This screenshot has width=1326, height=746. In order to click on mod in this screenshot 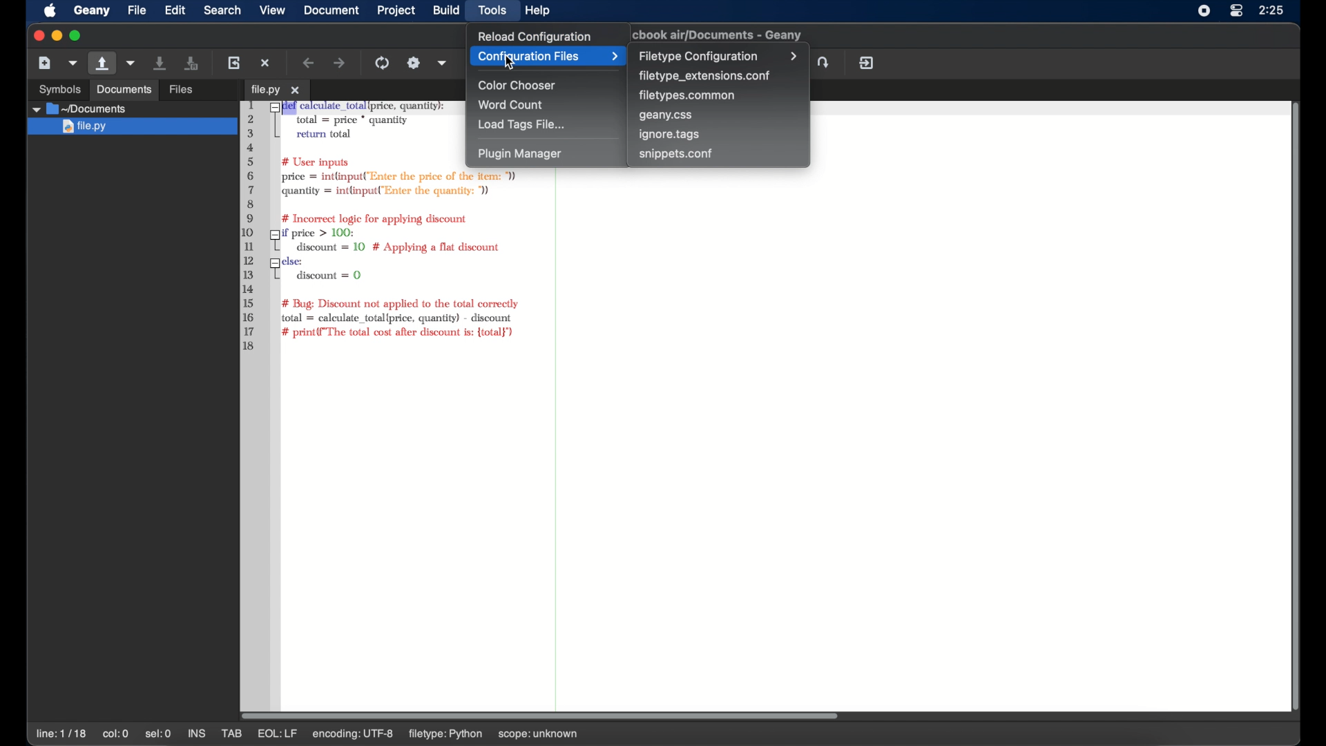, I will do `click(271, 734)`.